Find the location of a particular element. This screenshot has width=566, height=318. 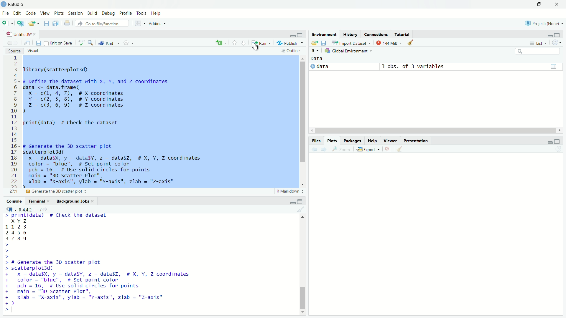

view a larger version of the plot in a new window is located at coordinates (342, 150).